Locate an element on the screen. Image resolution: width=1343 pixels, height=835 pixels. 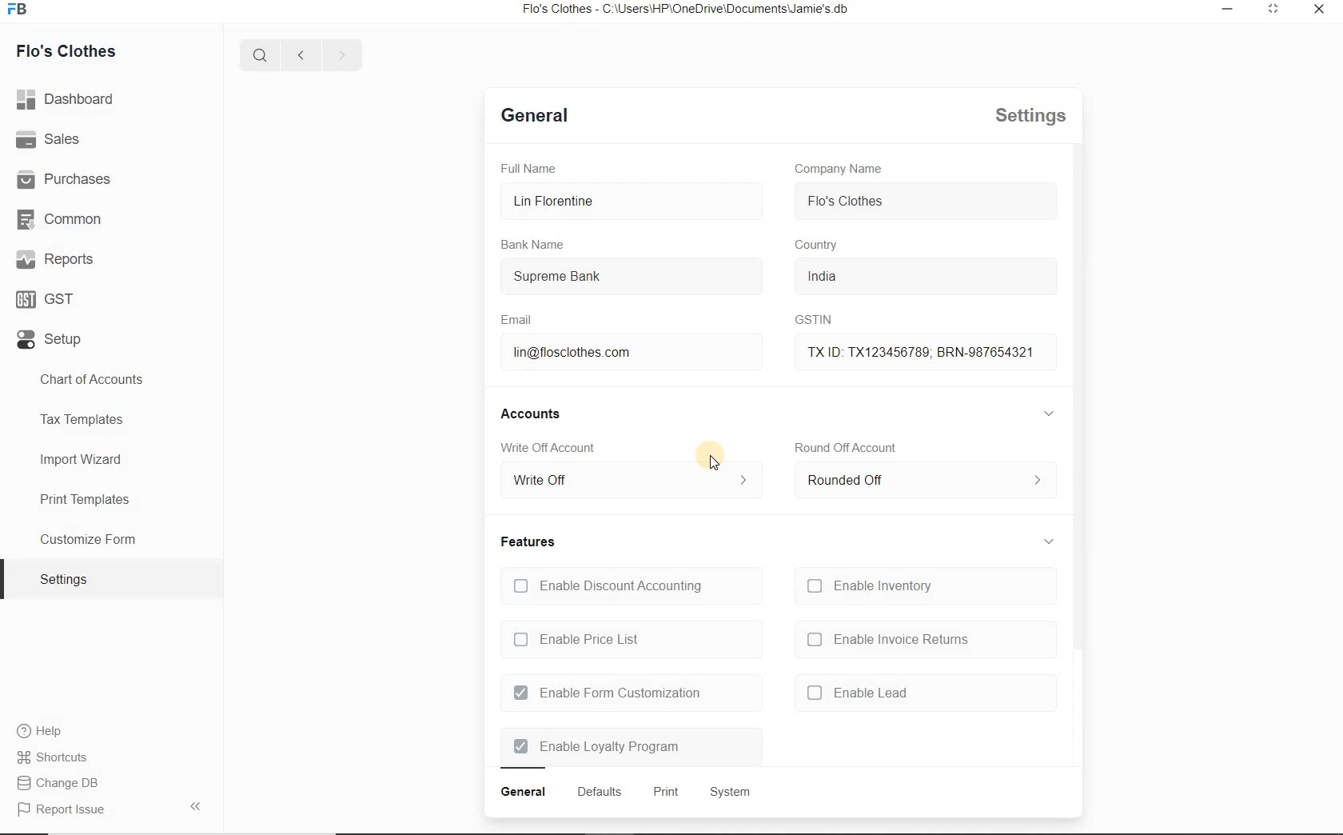
Flo's Clothes is located at coordinates (65, 53).